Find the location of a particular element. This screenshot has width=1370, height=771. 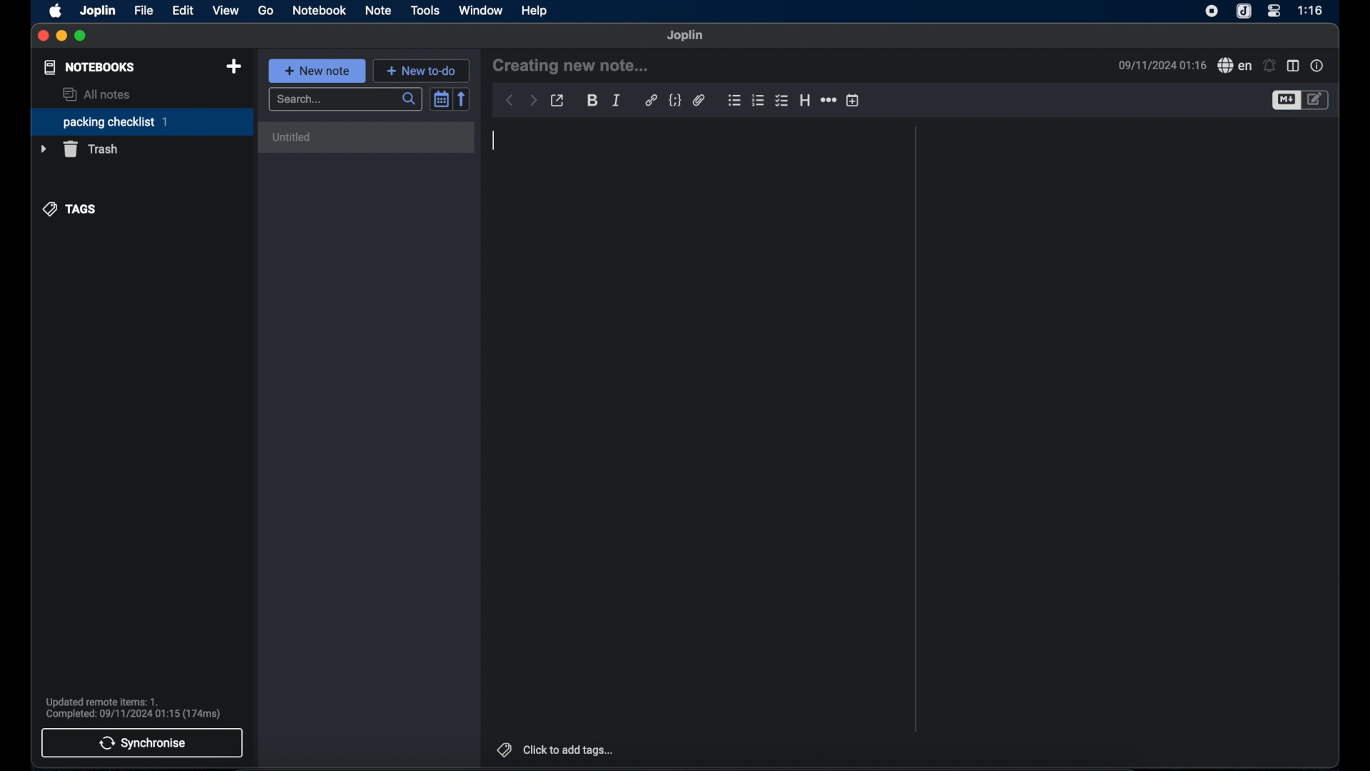

italic is located at coordinates (616, 99).